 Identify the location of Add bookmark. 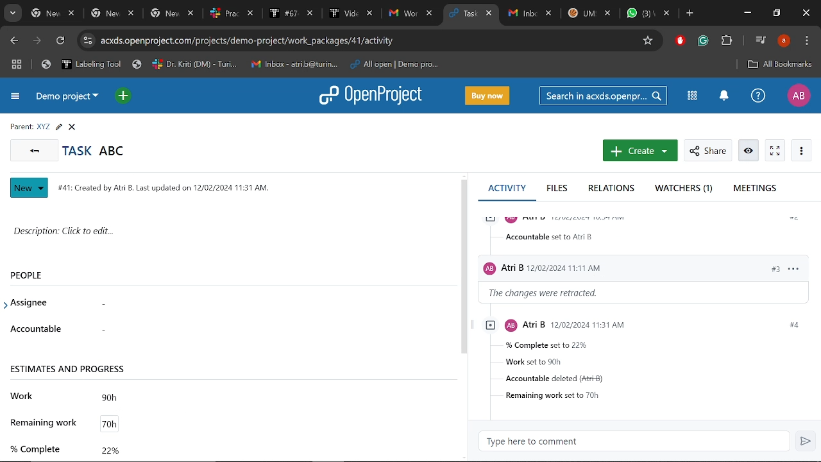
(779, 64).